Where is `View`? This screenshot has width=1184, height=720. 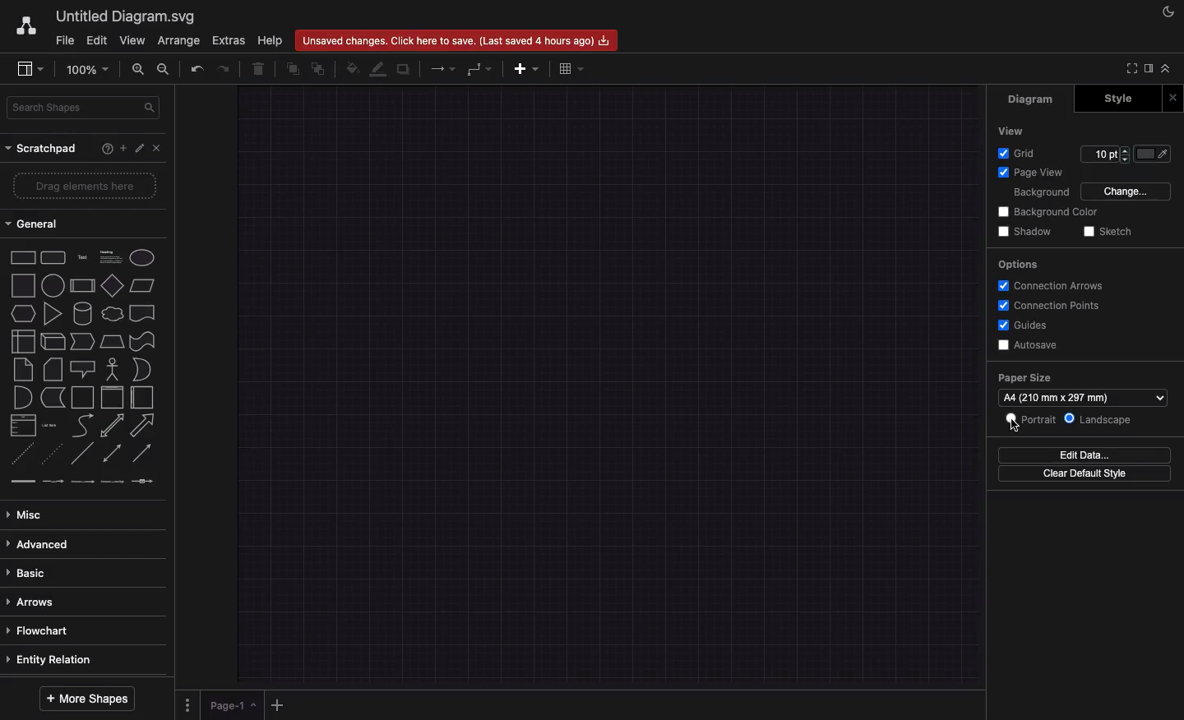 View is located at coordinates (1009, 132).